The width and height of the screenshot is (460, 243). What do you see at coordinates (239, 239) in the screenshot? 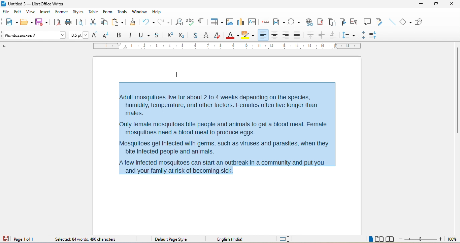
I see `text language` at bounding box center [239, 239].